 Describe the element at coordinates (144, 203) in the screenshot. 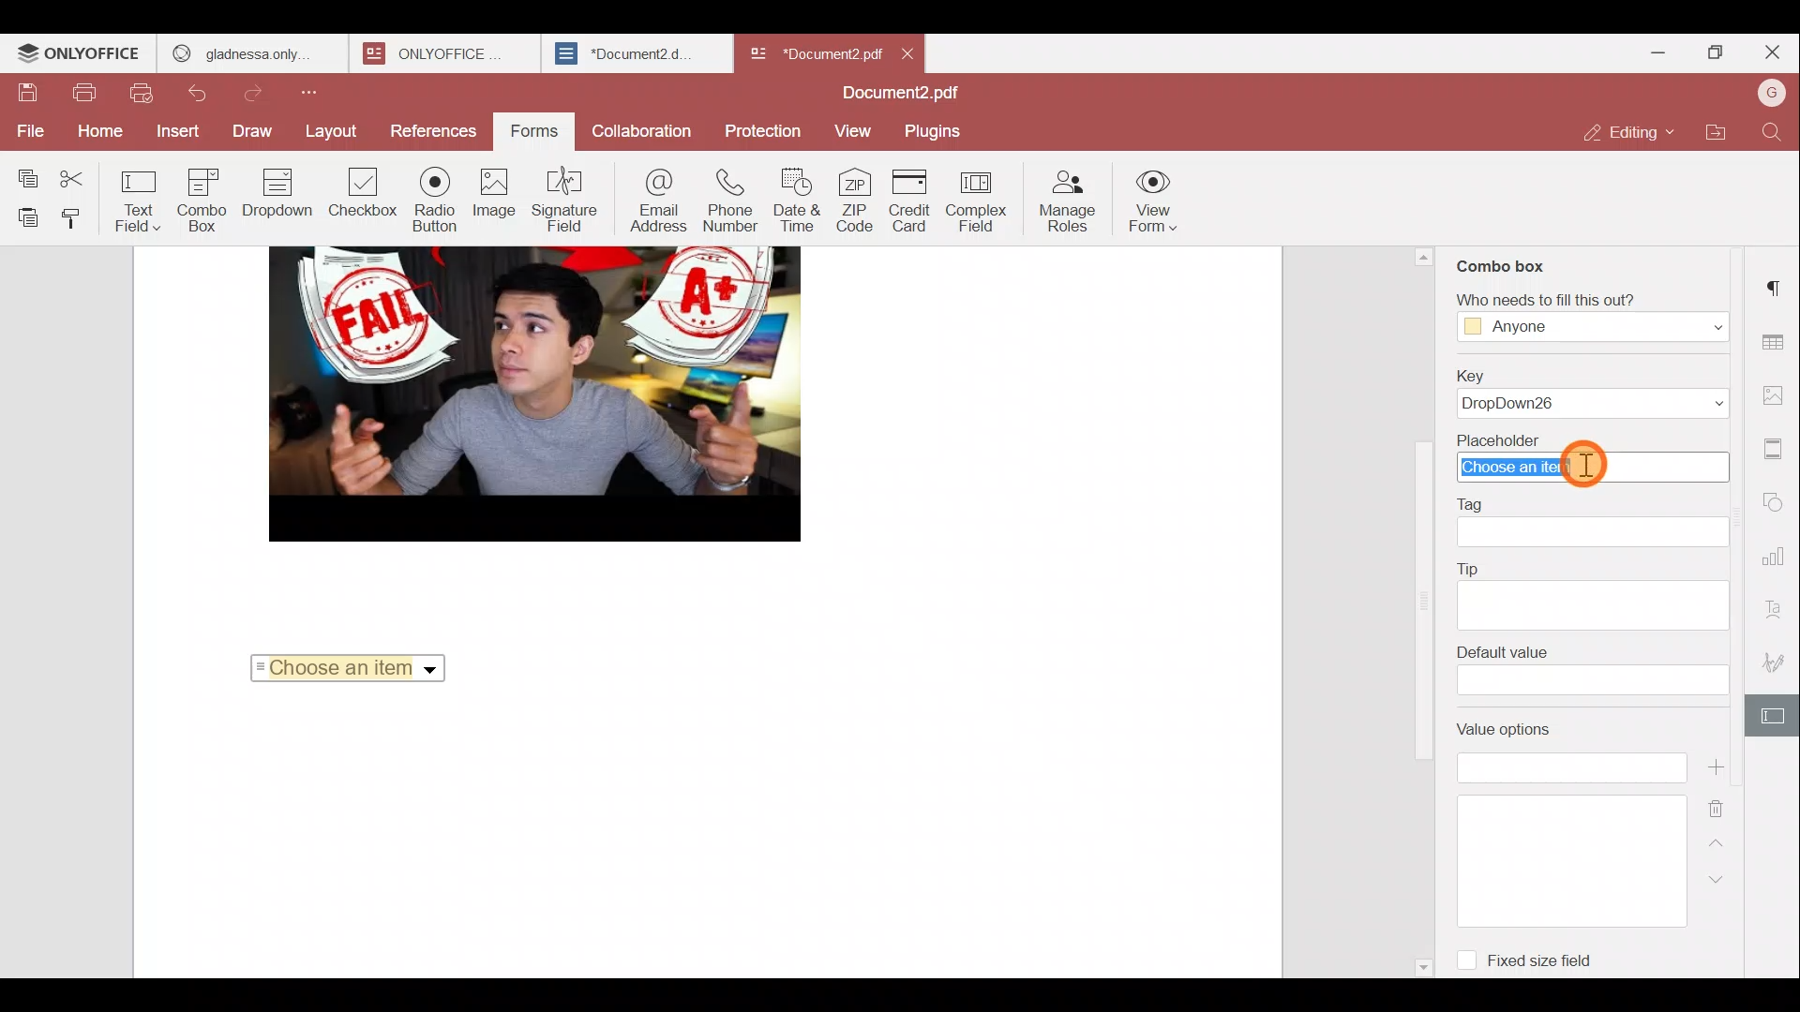

I see `Text field` at that location.